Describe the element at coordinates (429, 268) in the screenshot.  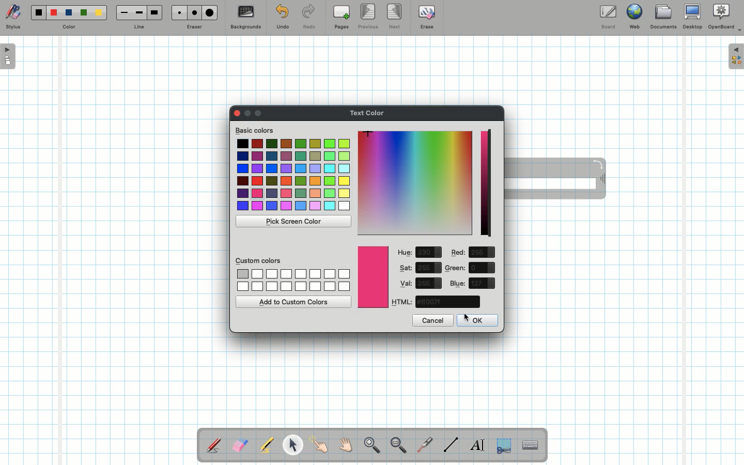
I see `value` at that location.